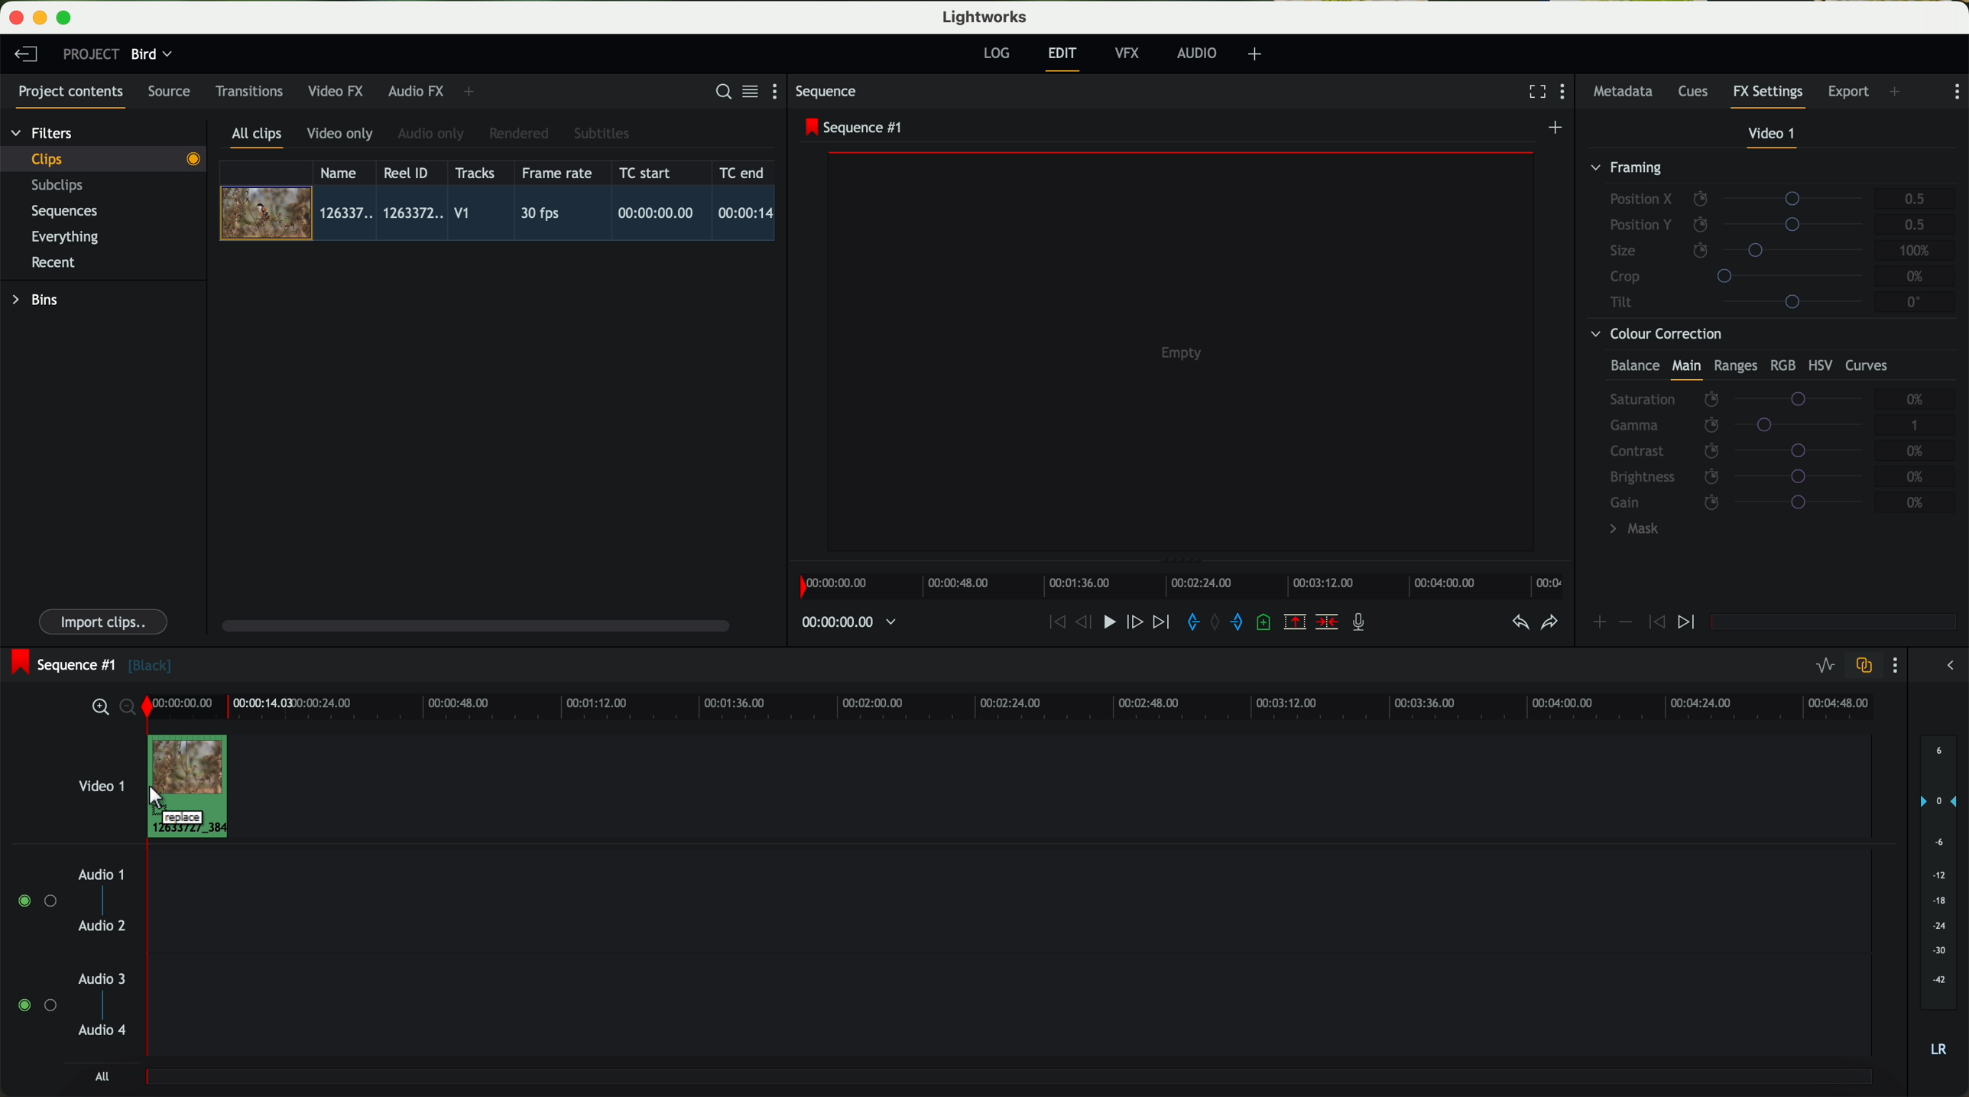  I want to click on scroll bar, so click(474, 625).